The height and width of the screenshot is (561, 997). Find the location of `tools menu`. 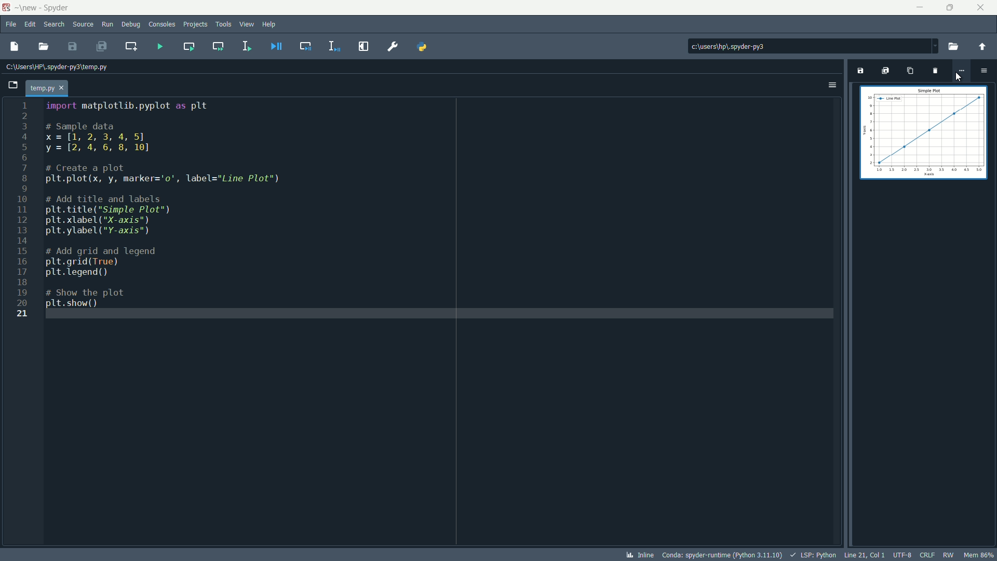

tools menu is located at coordinates (223, 24).